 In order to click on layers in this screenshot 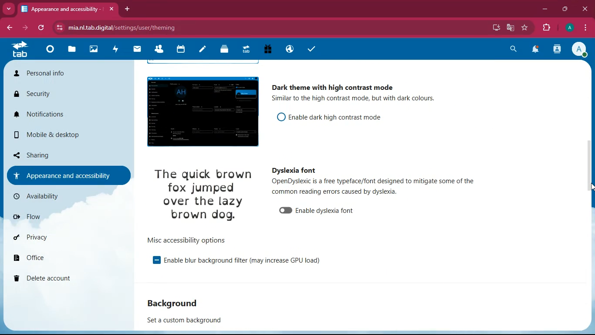, I will do `click(227, 50)`.